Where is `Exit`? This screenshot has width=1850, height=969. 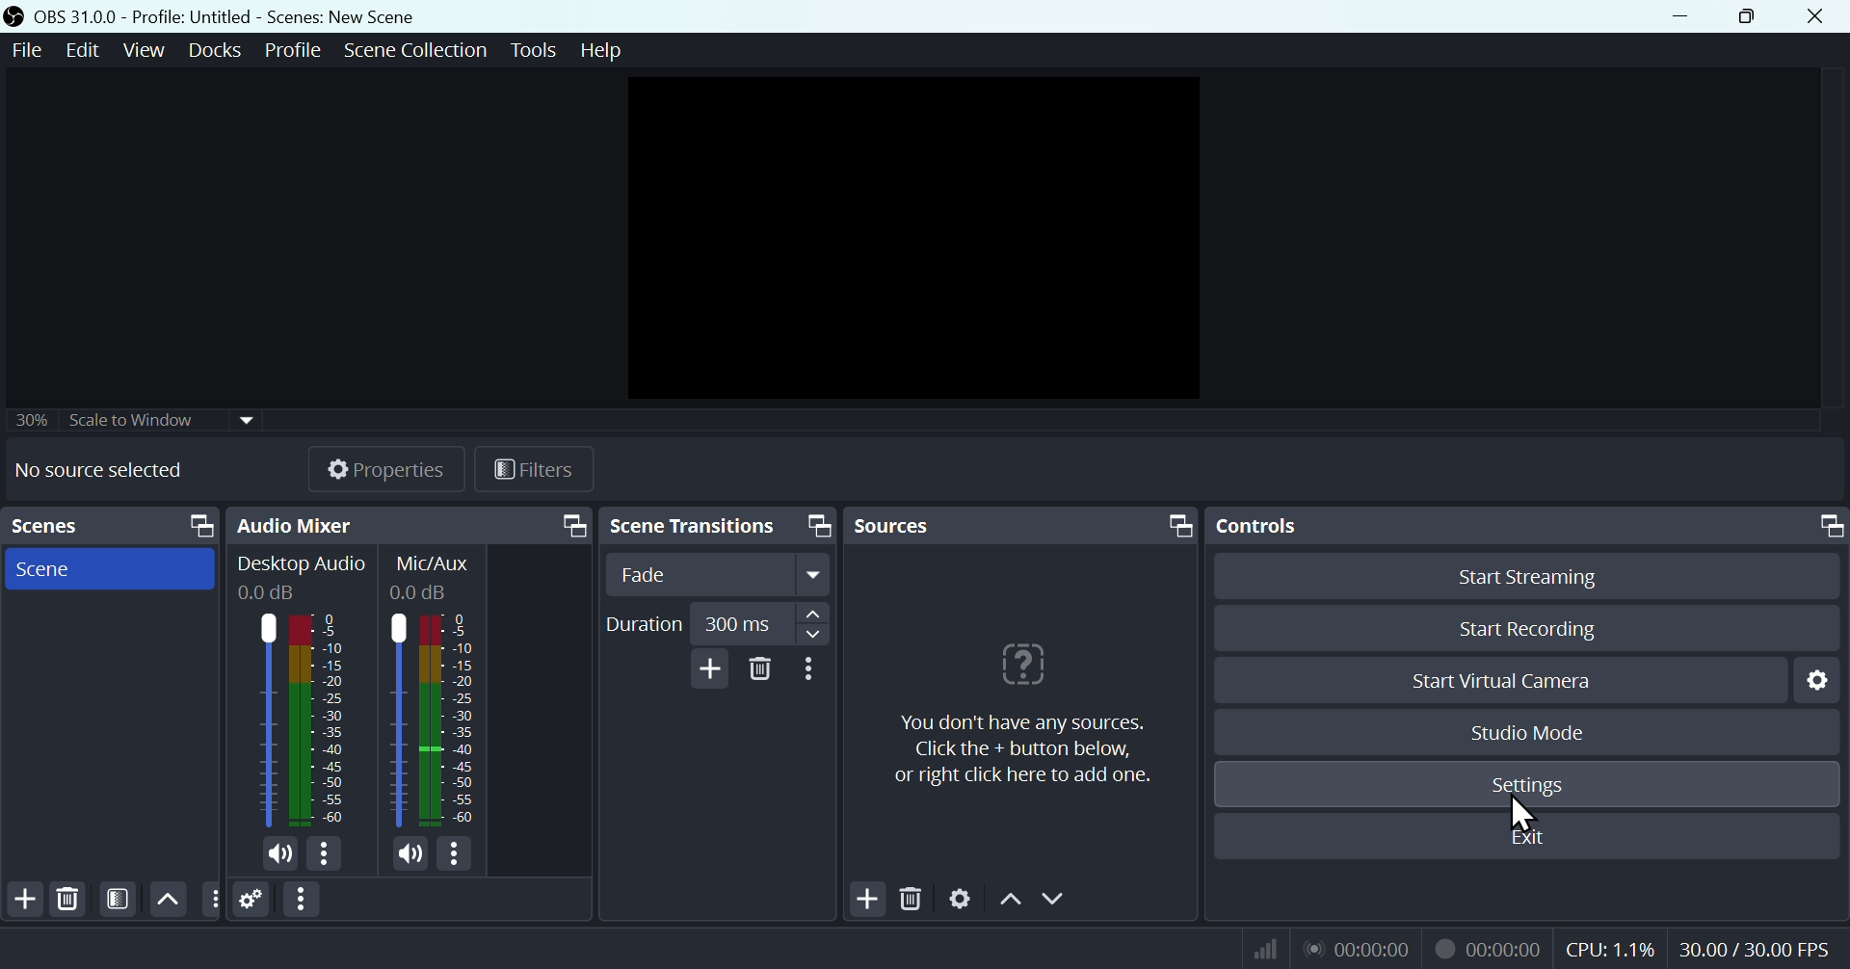
Exit is located at coordinates (1536, 834).